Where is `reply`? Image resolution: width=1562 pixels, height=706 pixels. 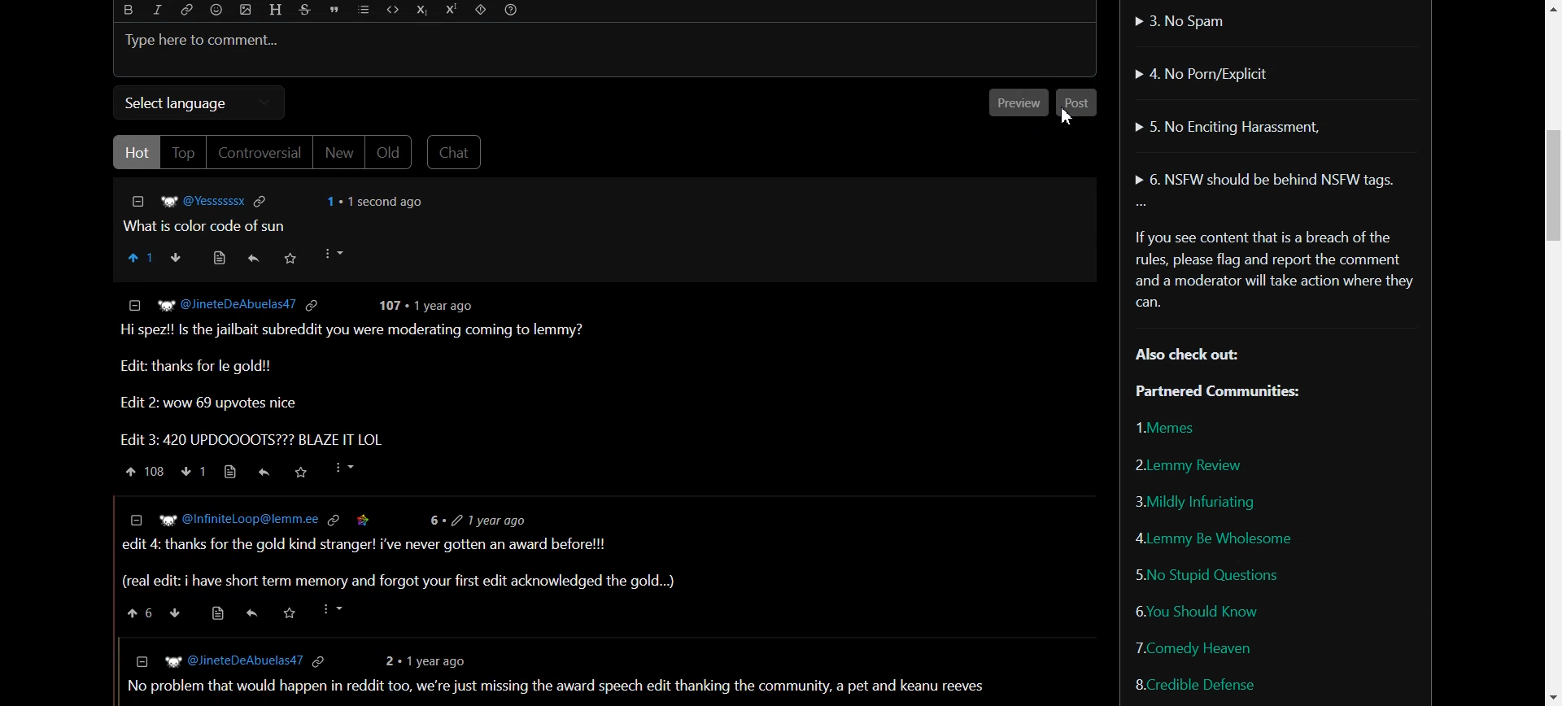
reply is located at coordinates (267, 473).